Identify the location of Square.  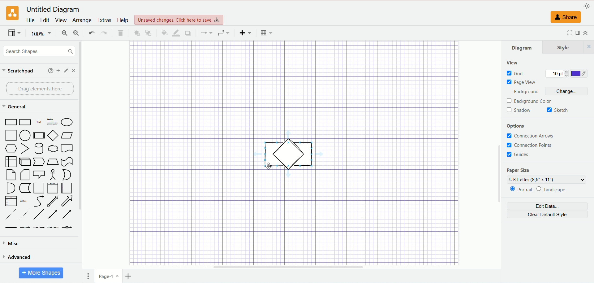
(11, 135).